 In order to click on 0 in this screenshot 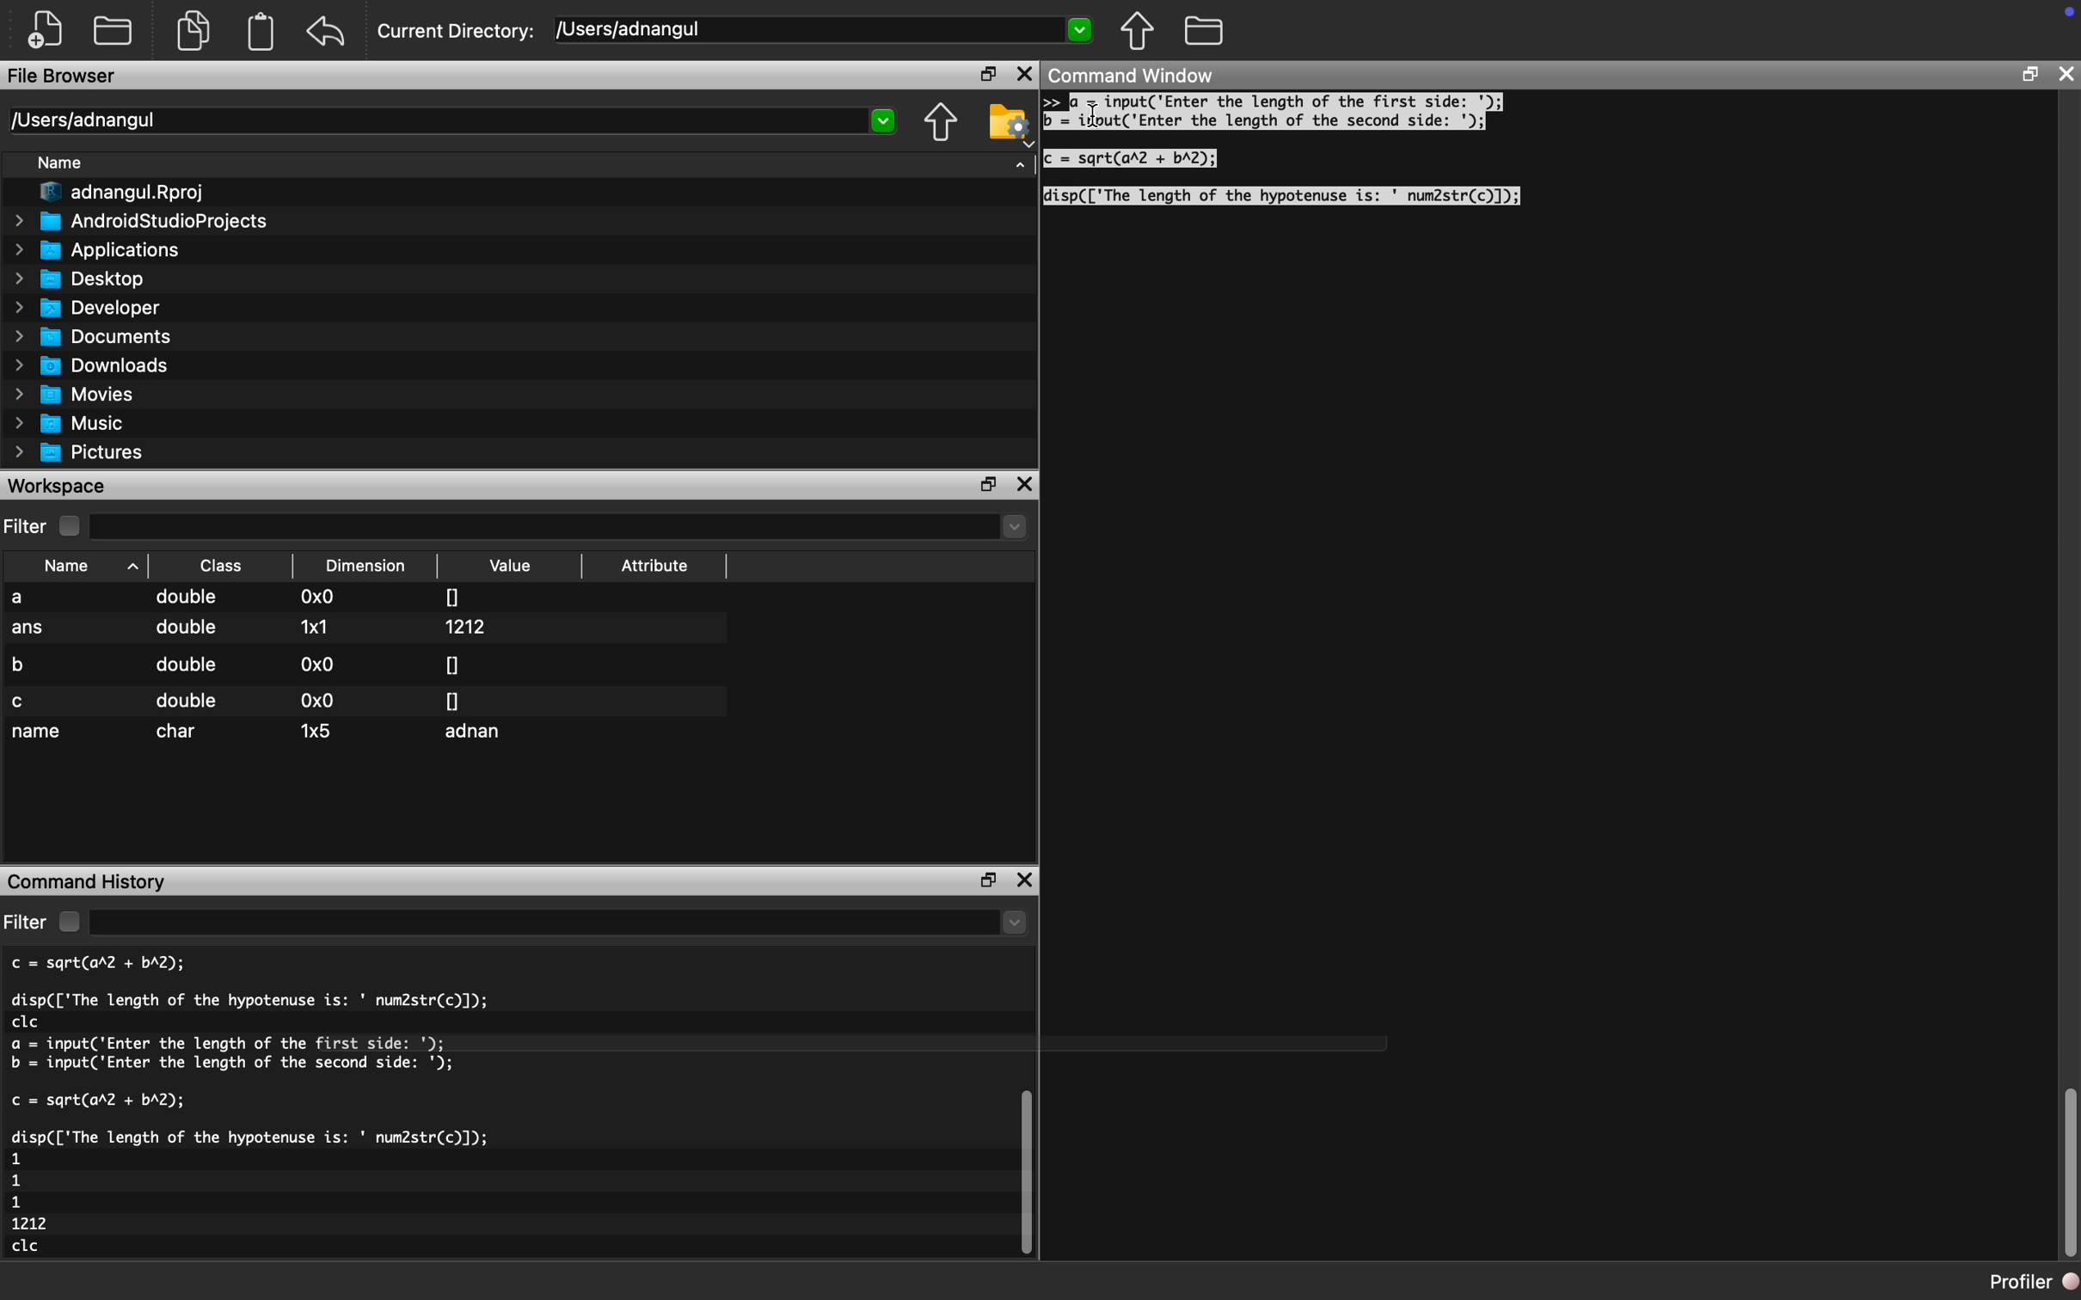, I will do `click(453, 595)`.